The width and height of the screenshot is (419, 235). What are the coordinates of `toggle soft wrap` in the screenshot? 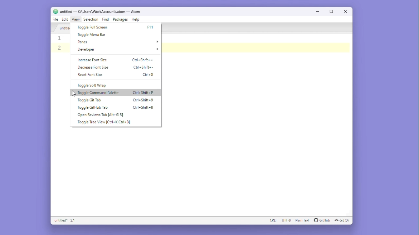 It's located at (94, 85).